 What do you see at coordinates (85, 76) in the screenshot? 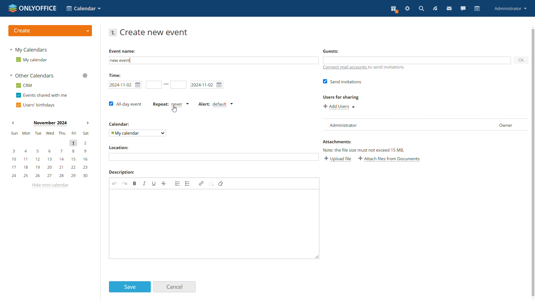
I see `manage` at bounding box center [85, 76].